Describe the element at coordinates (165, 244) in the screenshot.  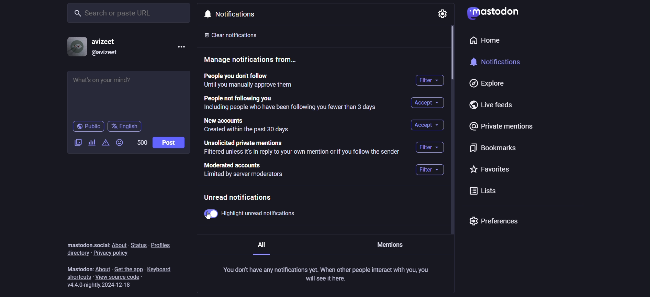
I see `profiles` at that location.